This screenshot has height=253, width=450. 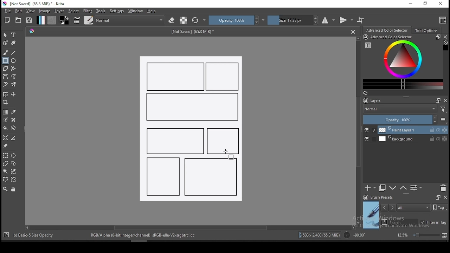 I want to click on wrap around mode, so click(x=361, y=20).